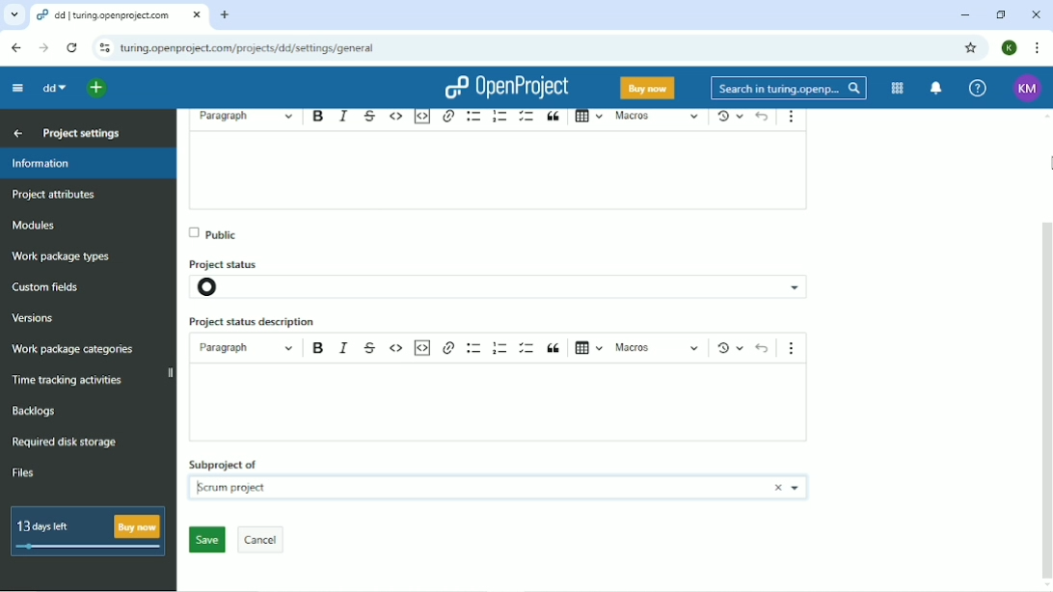  I want to click on Restore down, so click(1001, 15).